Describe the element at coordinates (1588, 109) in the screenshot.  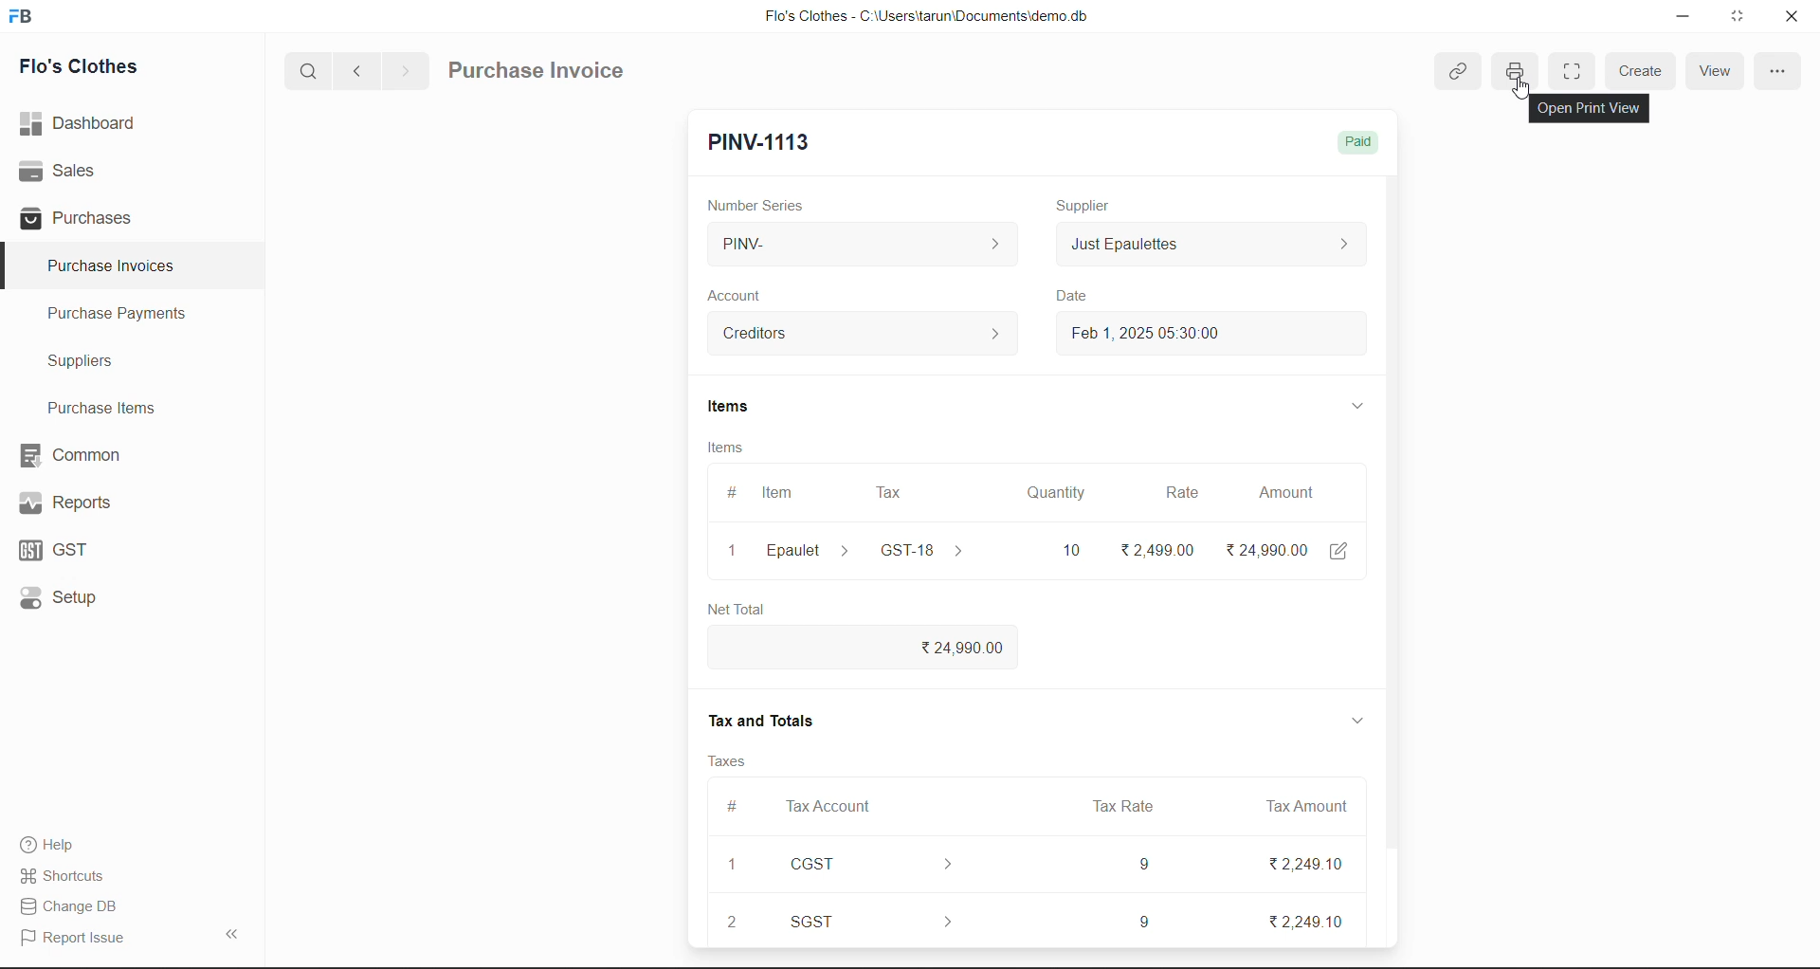
I see `open print view` at that location.